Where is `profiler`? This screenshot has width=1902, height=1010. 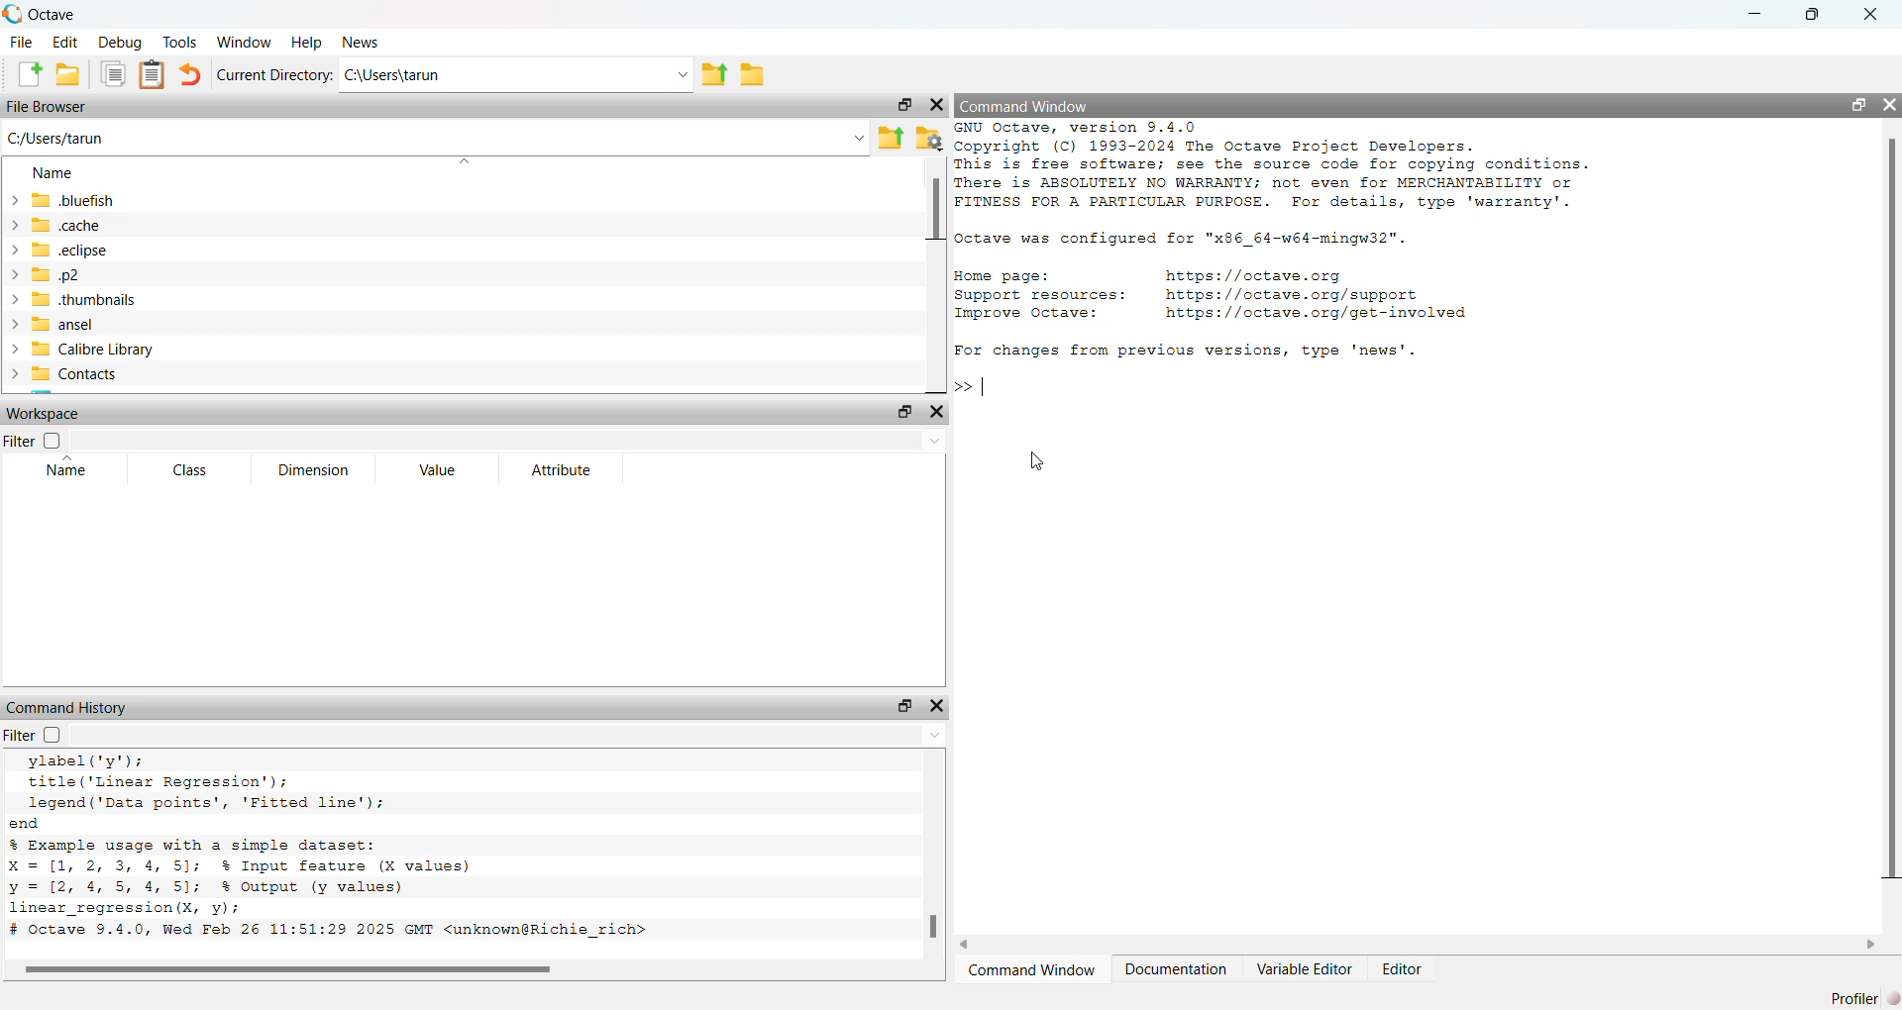 profiler is located at coordinates (1859, 997).